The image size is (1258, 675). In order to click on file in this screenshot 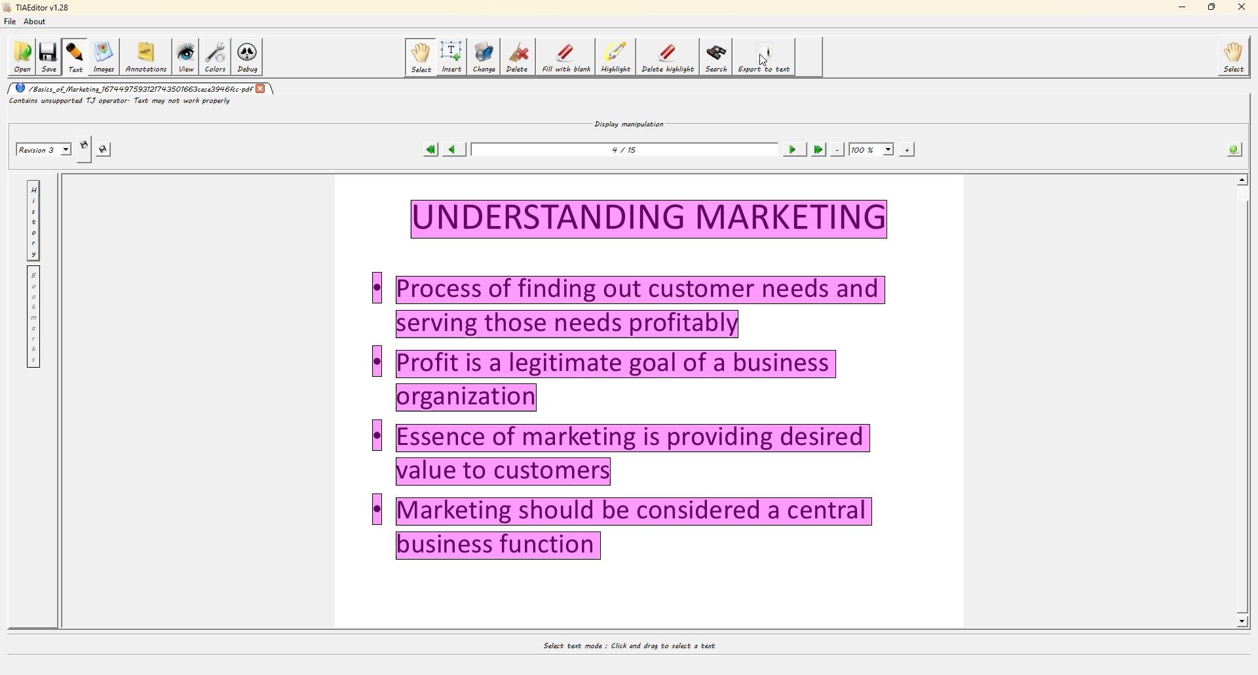, I will do `click(10, 23)`.